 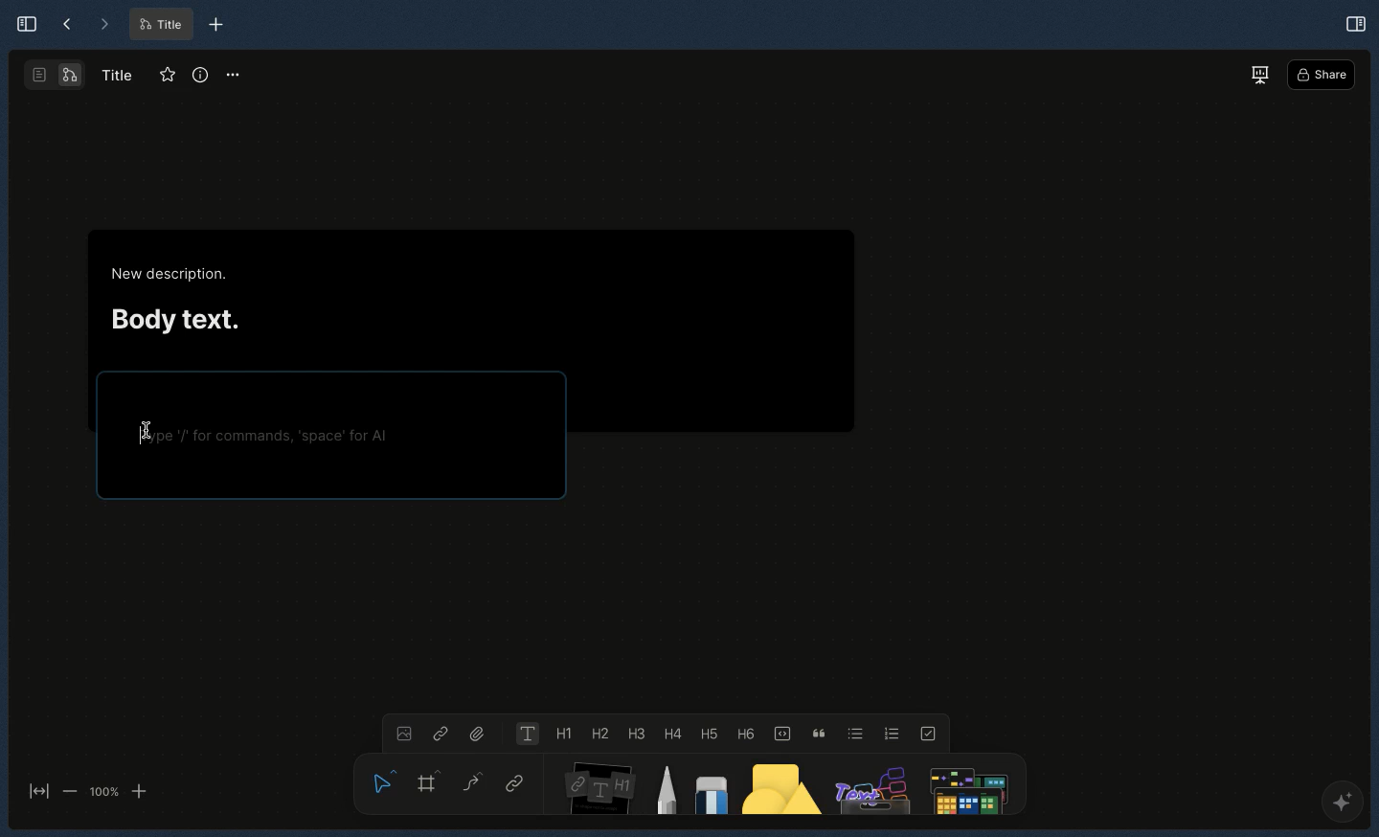 I want to click on Body text., so click(x=174, y=316).